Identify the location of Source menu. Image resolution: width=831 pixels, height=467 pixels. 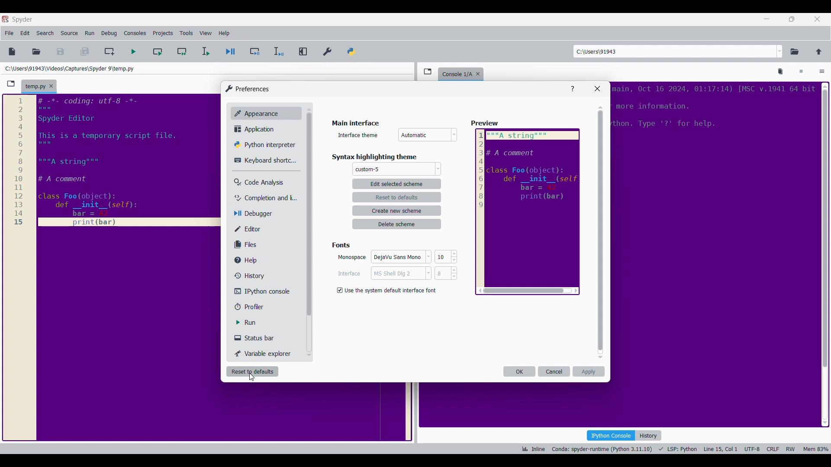
(69, 33).